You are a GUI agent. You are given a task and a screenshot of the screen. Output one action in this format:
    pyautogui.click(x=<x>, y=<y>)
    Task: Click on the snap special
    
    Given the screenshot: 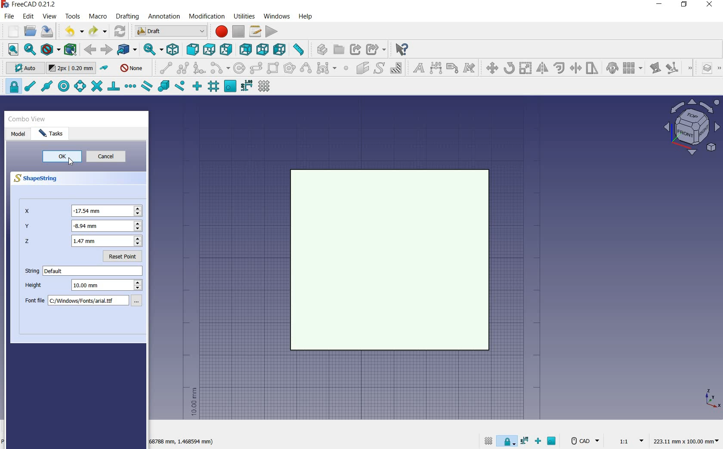 What is the action you would take?
    pyautogui.click(x=163, y=86)
    